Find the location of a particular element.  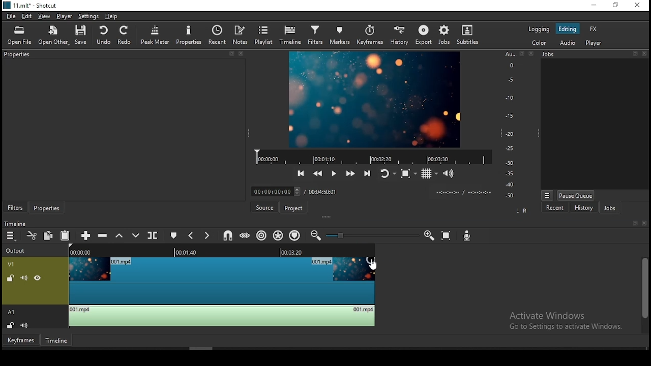

help is located at coordinates (113, 16).